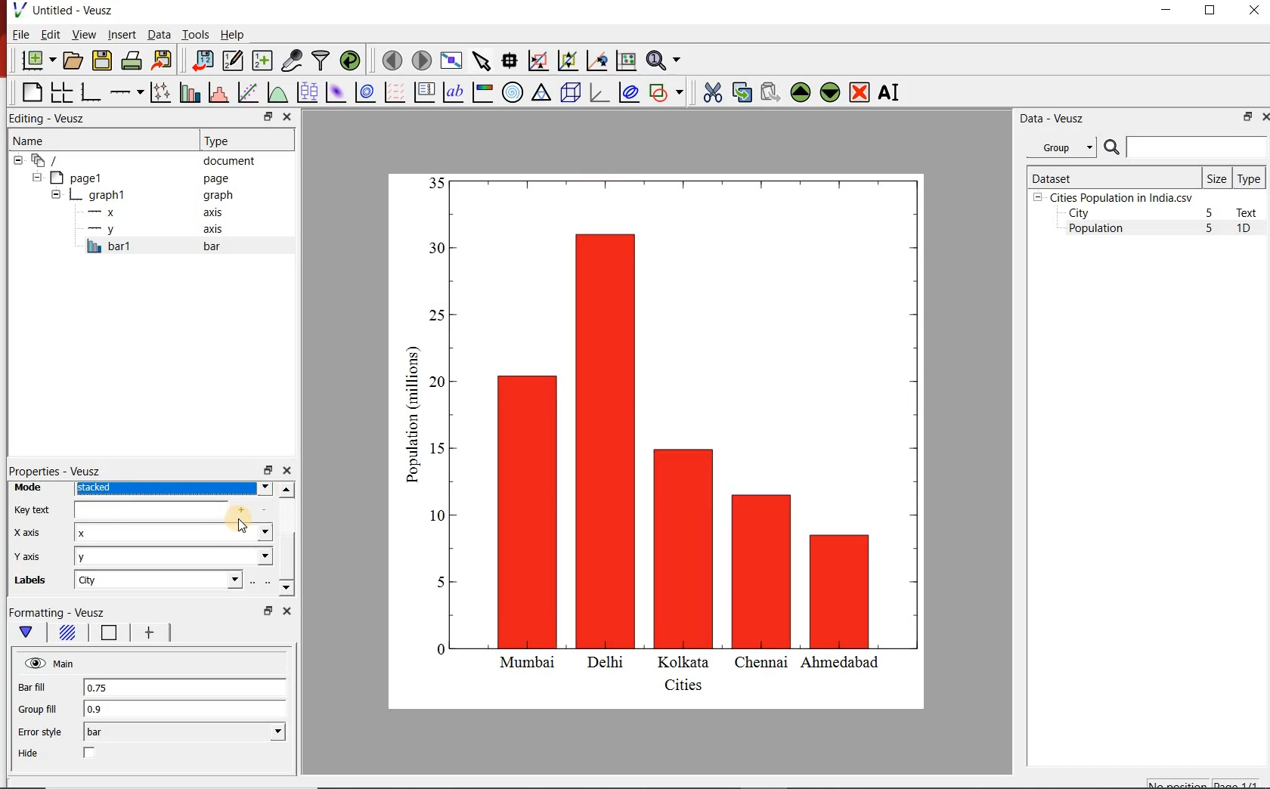 Image resolution: width=1270 pixels, height=789 pixels. What do you see at coordinates (90, 754) in the screenshot?
I see `check/uncheck` at bounding box center [90, 754].